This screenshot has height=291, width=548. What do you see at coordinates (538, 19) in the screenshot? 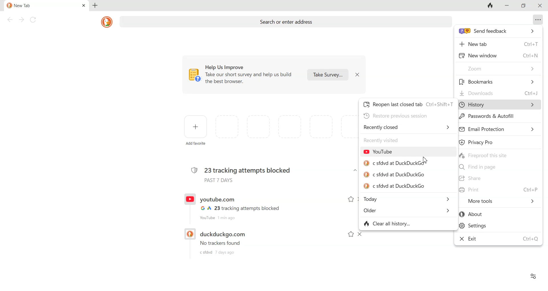
I see `Overflow menu` at bounding box center [538, 19].